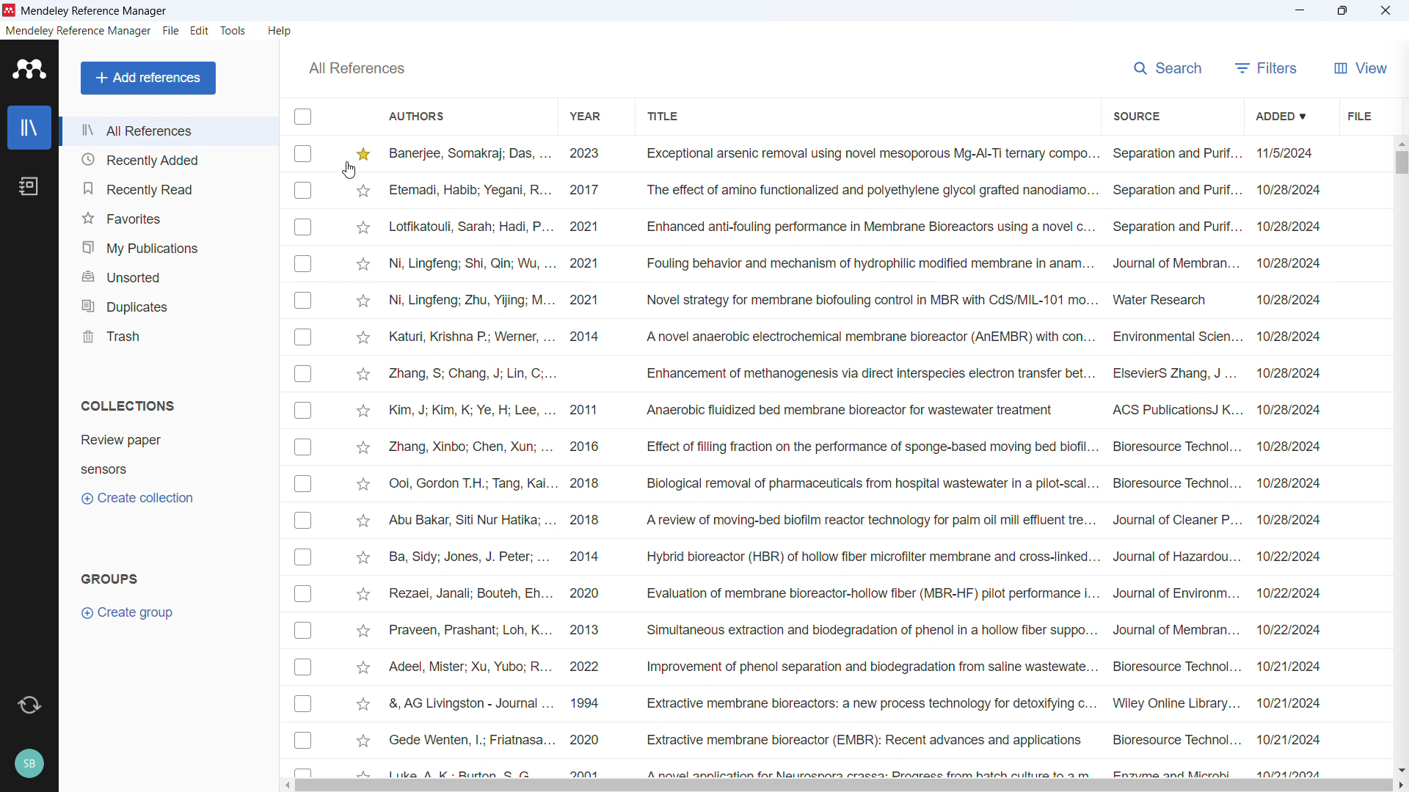  Describe the element at coordinates (172, 31) in the screenshot. I see `file` at that location.